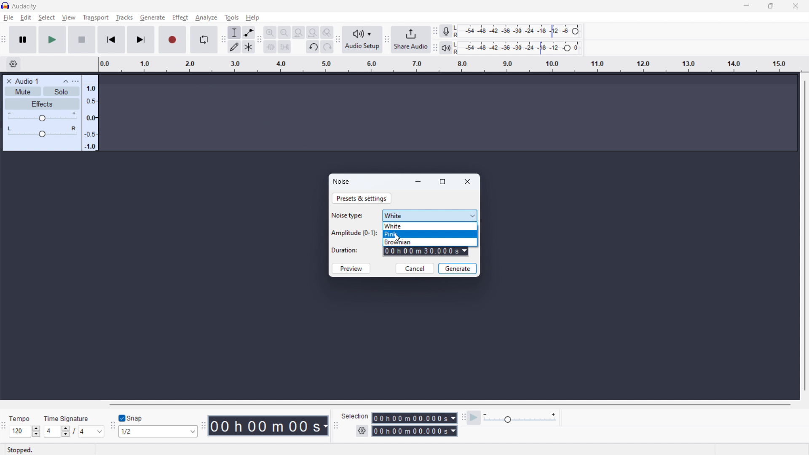  What do you see at coordinates (313, 32) in the screenshot?
I see `fit project to width` at bounding box center [313, 32].